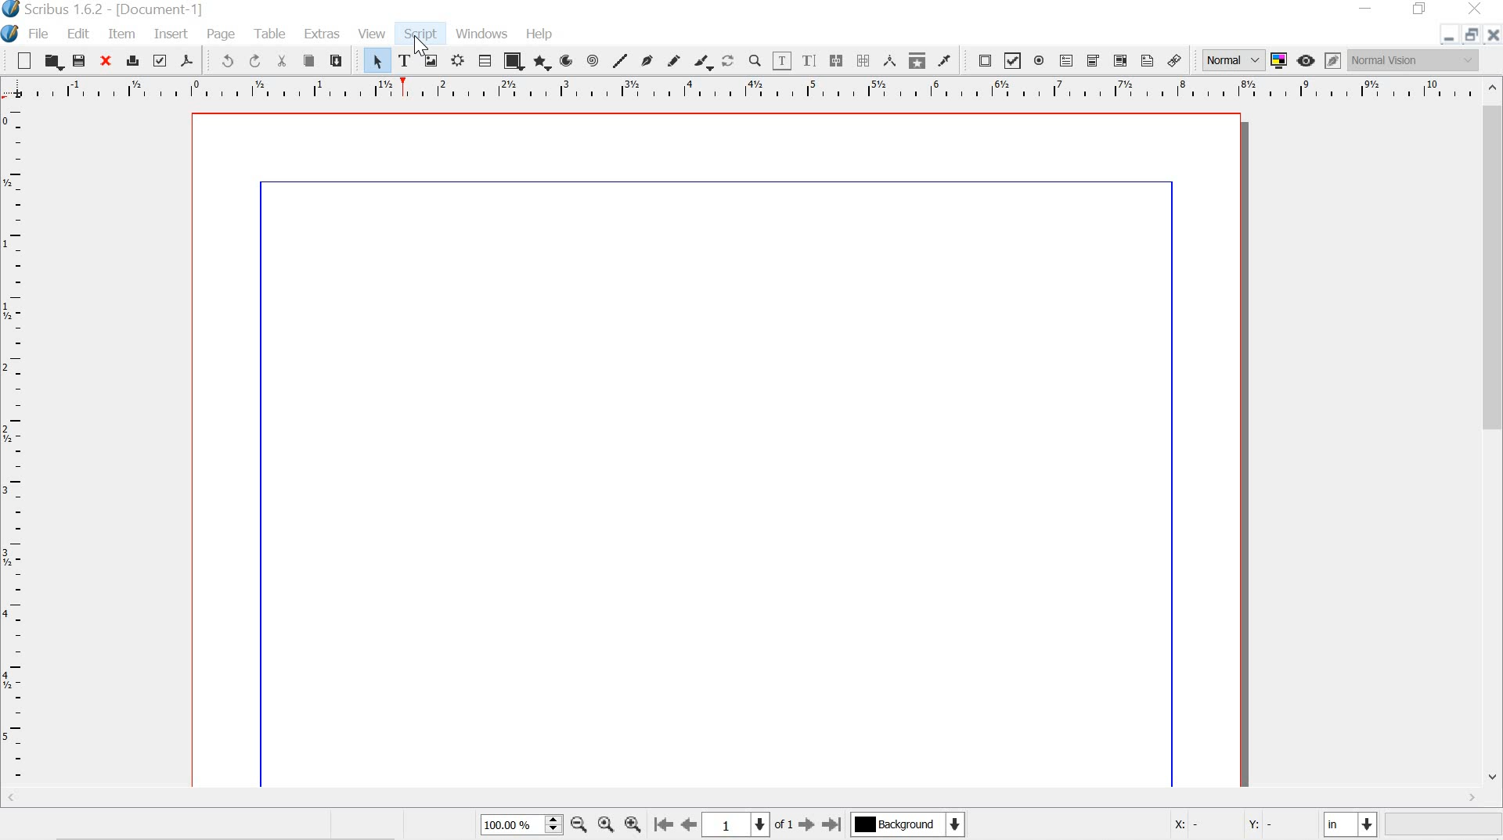 This screenshot has width=1503, height=840. I want to click on Center, so click(604, 824).